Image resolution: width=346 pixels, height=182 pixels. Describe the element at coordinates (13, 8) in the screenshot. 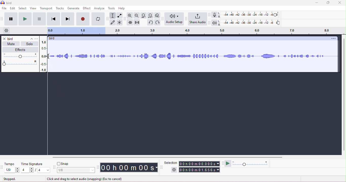

I see `edit` at that location.